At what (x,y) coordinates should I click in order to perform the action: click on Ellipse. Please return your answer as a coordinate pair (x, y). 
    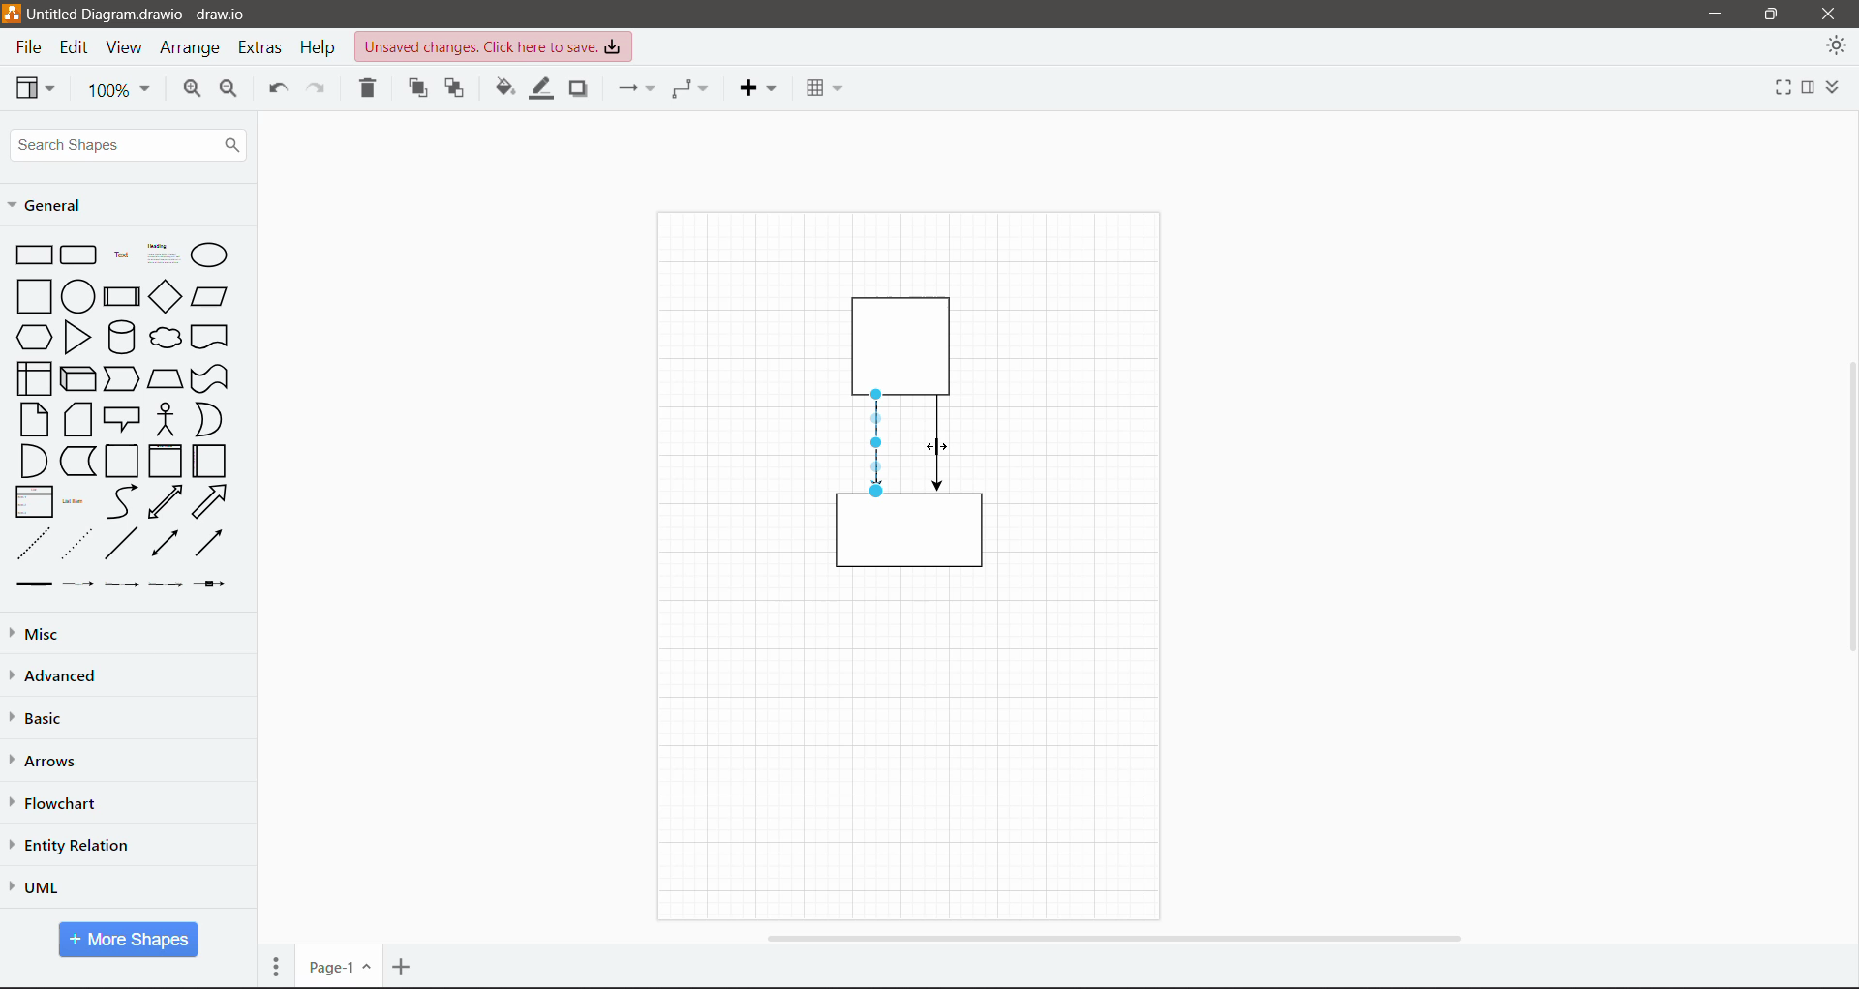
    Looking at the image, I should click on (209, 255).